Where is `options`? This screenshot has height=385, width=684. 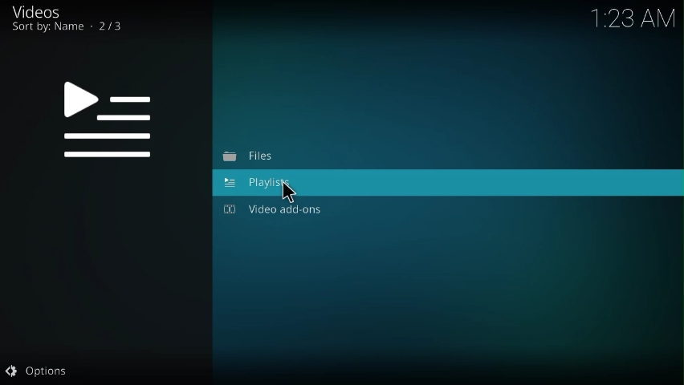 options is located at coordinates (38, 371).